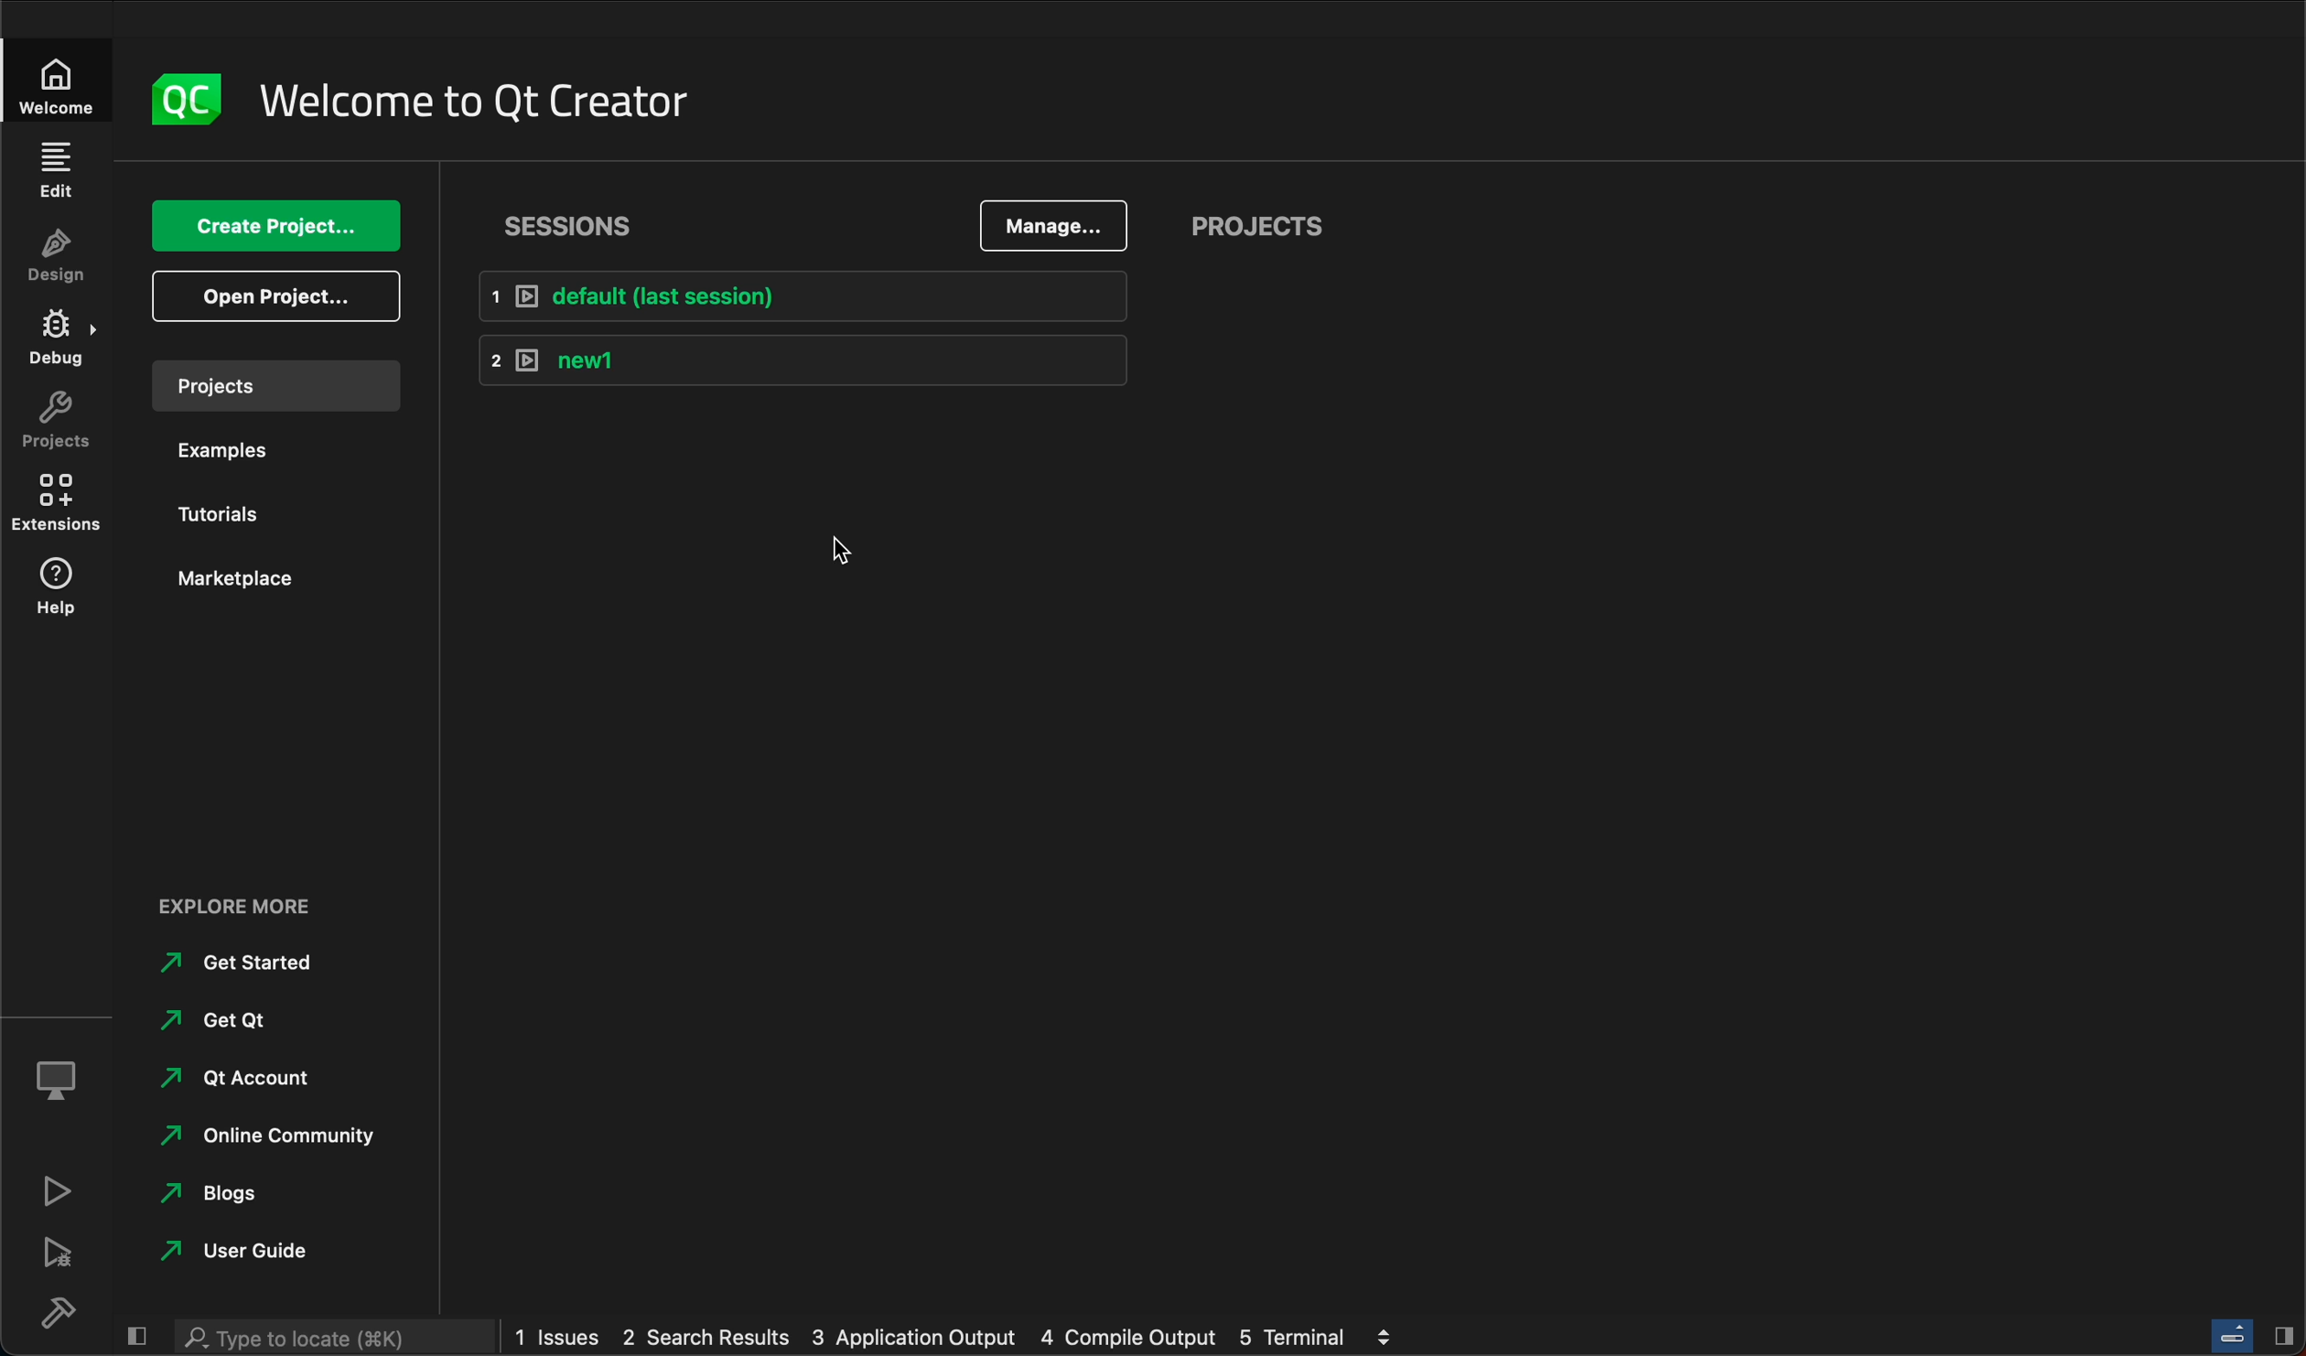  Describe the element at coordinates (230, 575) in the screenshot. I see `marketplace` at that location.